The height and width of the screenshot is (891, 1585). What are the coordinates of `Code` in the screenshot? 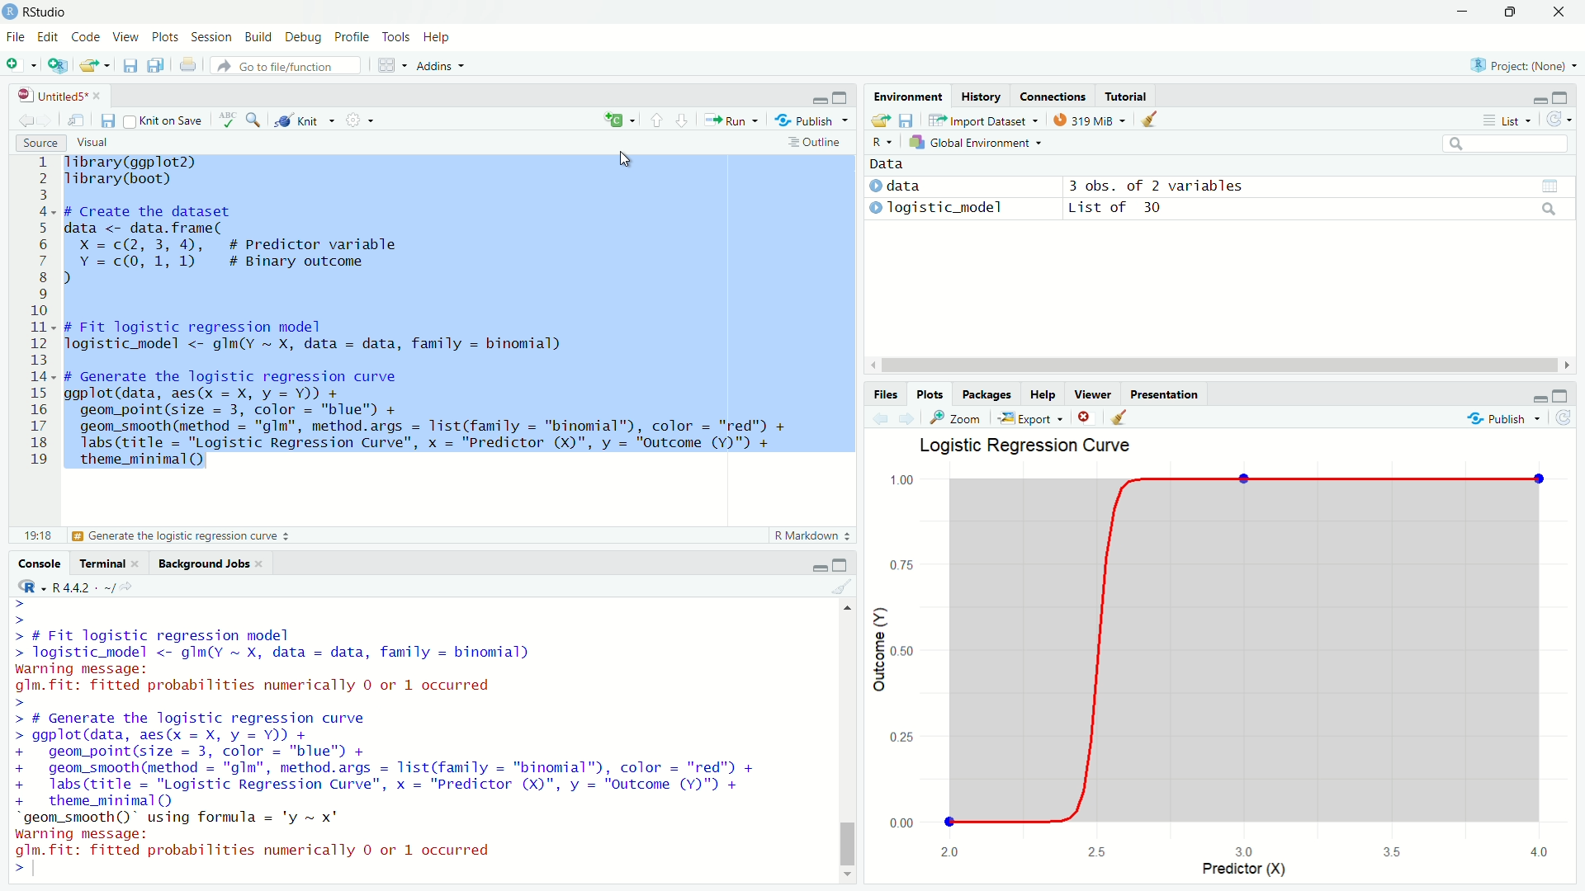 It's located at (83, 36).